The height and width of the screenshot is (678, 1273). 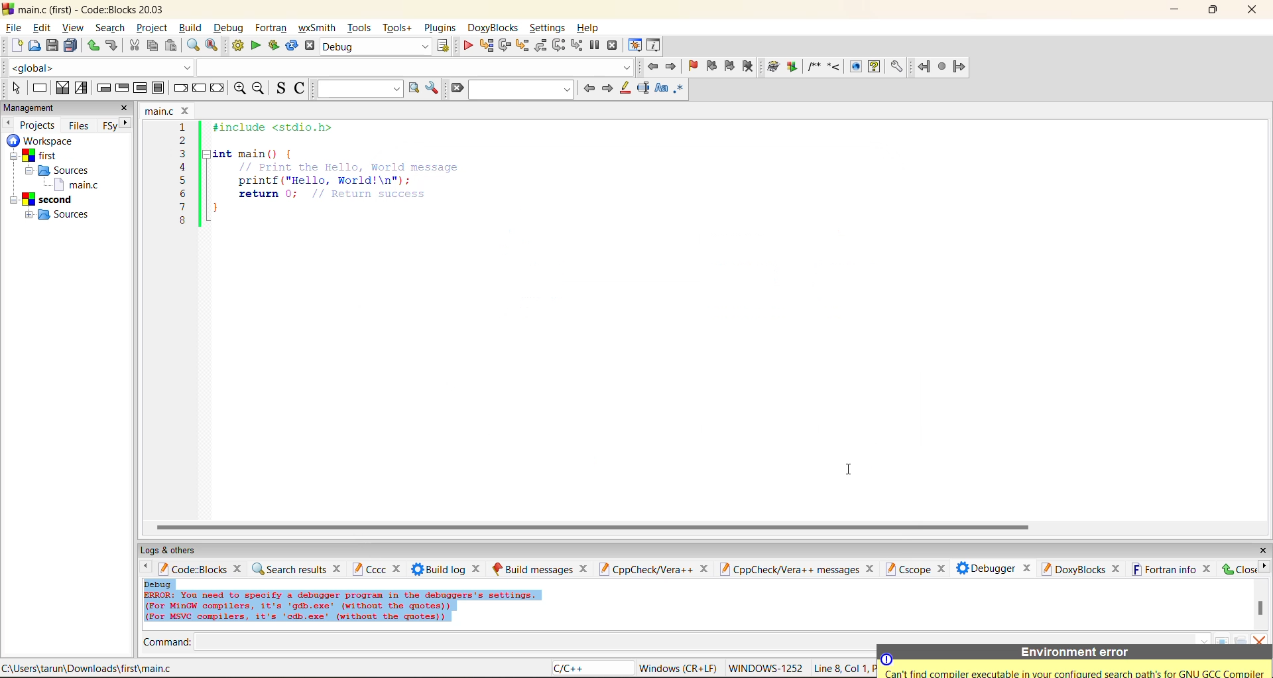 What do you see at coordinates (1241, 640) in the screenshot?
I see `open/browse` at bounding box center [1241, 640].